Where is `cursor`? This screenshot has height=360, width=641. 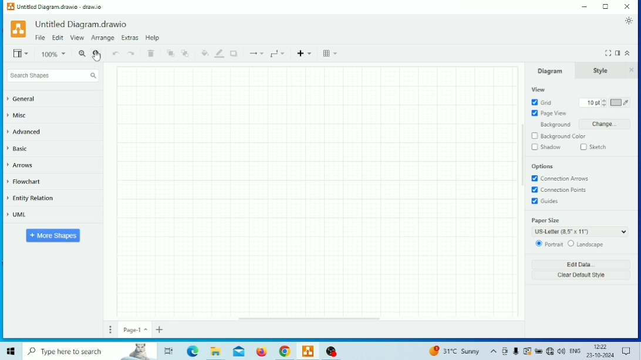
cursor is located at coordinates (96, 56).